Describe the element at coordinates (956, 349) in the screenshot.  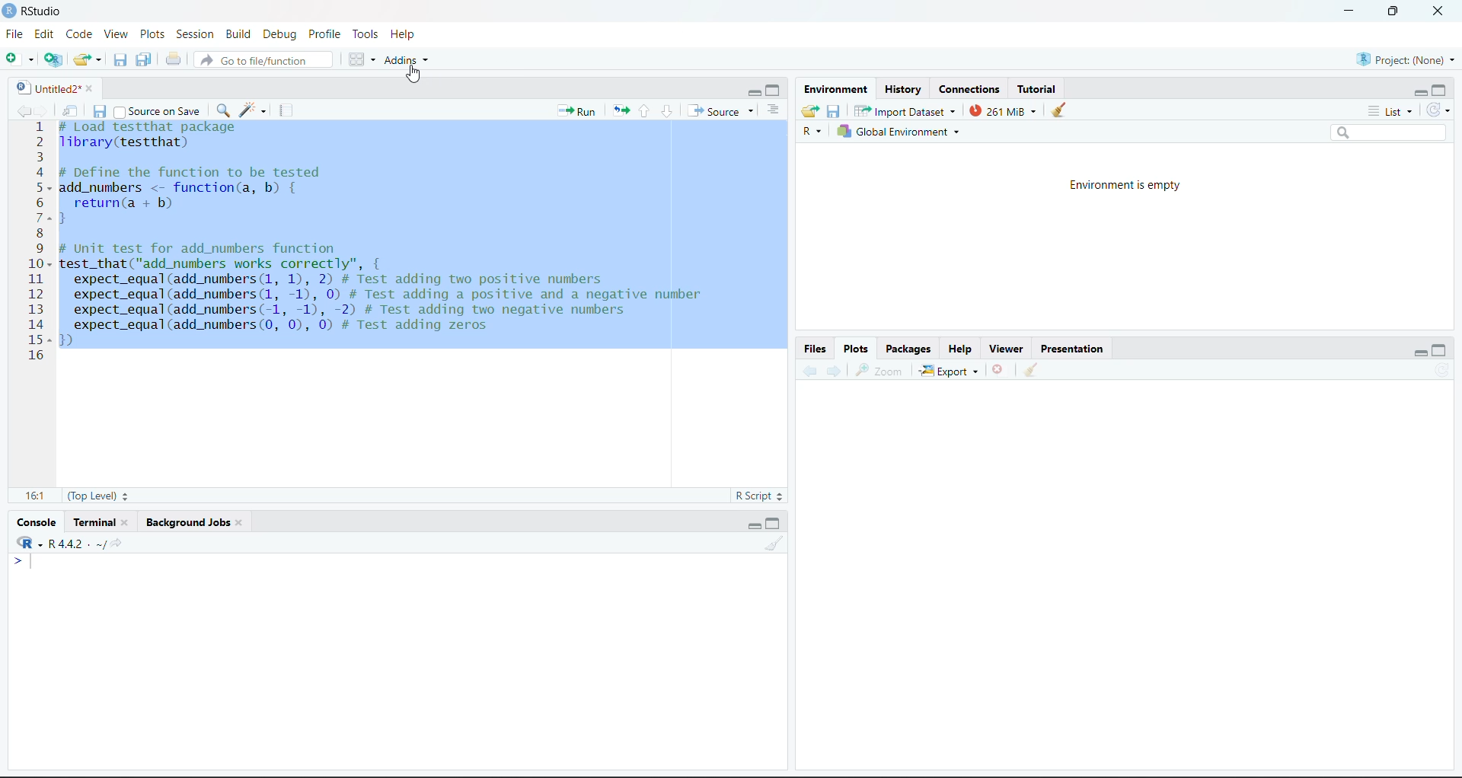
I see `Help` at that location.